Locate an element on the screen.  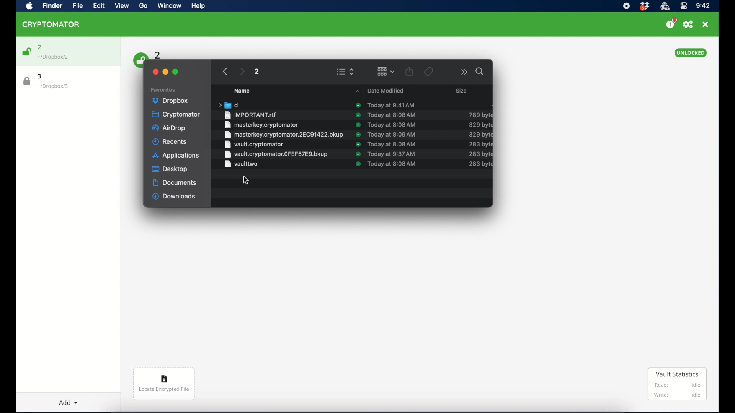
downloads is located at coordinates (174, 197).